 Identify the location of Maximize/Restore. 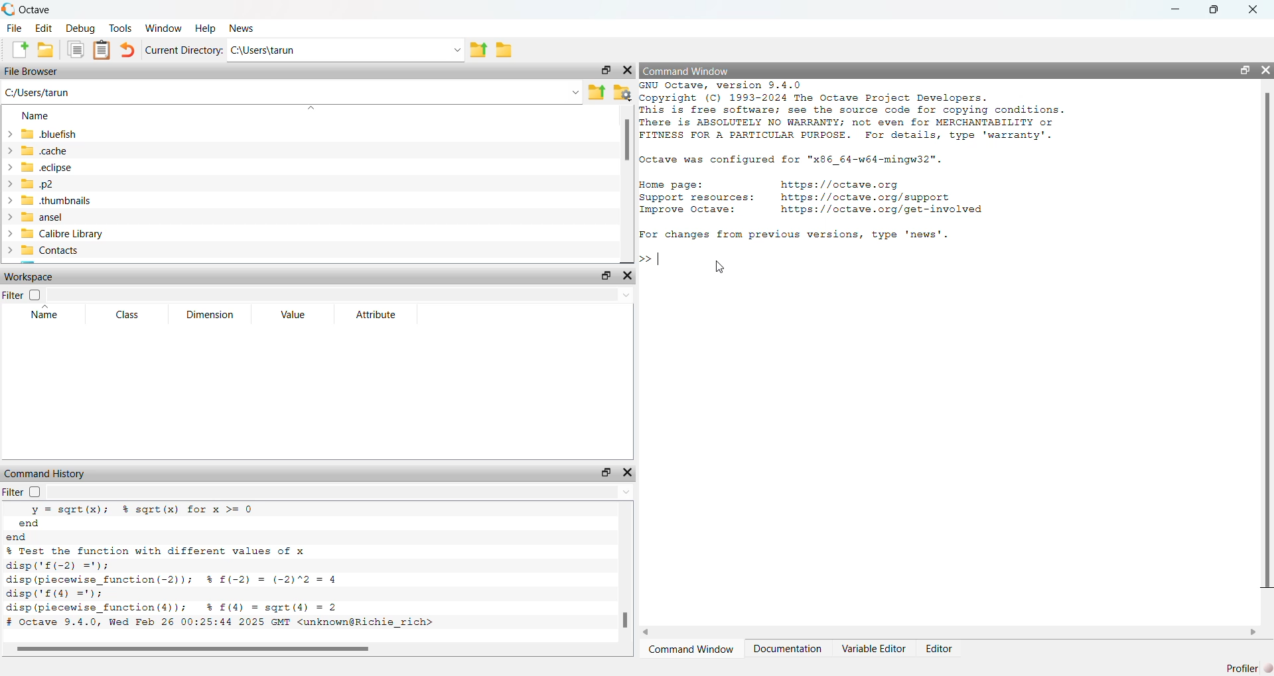
(1214, 11).